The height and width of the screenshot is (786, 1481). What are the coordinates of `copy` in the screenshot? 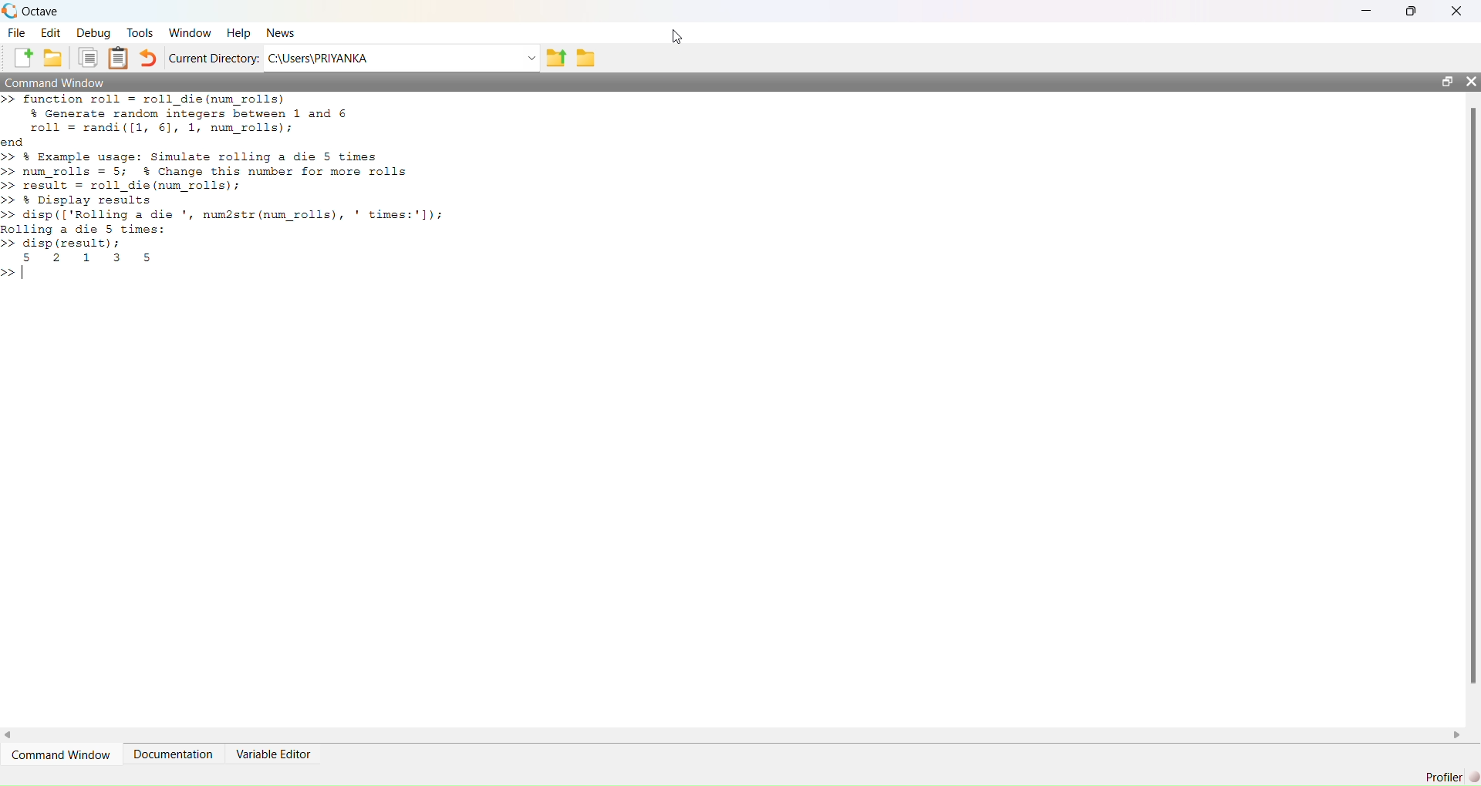 It's located at (87, 58).